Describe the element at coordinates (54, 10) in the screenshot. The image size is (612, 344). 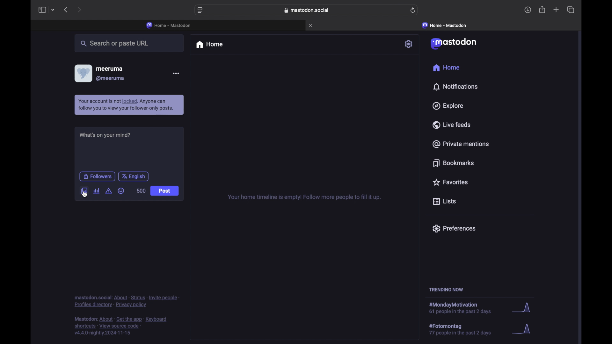
I see `tab group picker` at that location.